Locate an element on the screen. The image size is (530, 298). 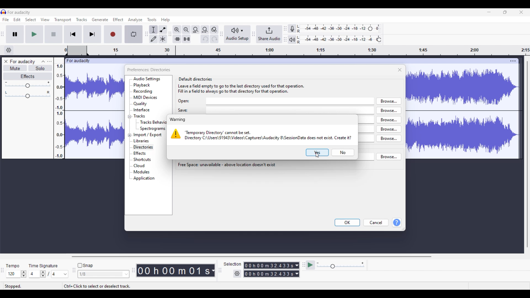
Warning is located at coordinates (178, 119).